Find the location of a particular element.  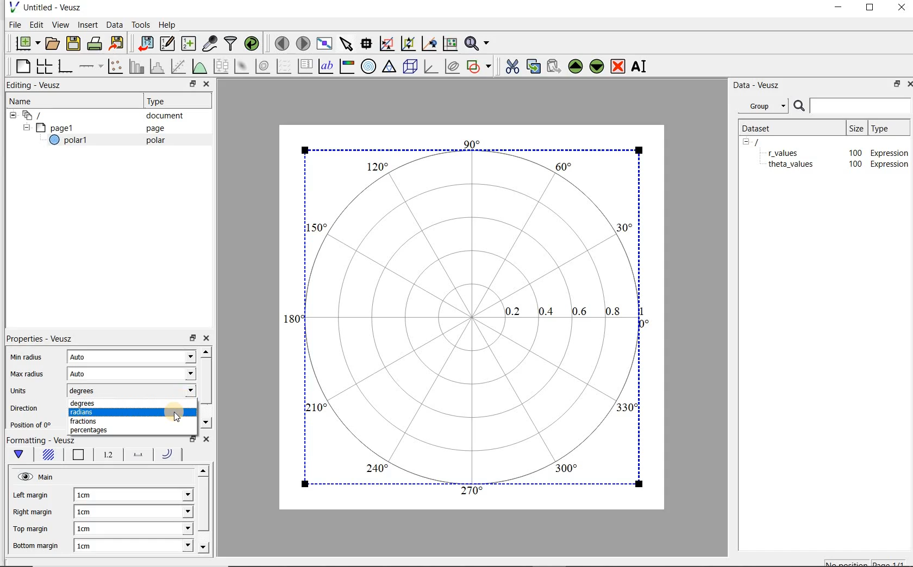

radians is located at coordinates (132, 412).